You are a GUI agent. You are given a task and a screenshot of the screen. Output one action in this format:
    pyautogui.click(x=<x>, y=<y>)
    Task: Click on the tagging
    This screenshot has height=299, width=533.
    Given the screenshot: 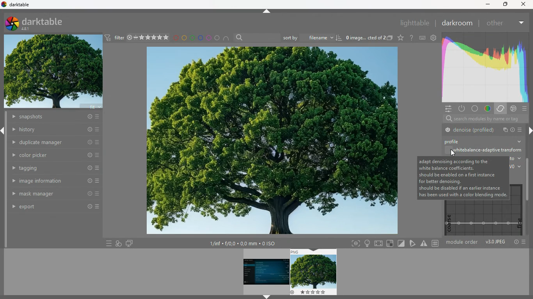 What is the action you would take?
    pyautogui.click(x=52, y=168)
    